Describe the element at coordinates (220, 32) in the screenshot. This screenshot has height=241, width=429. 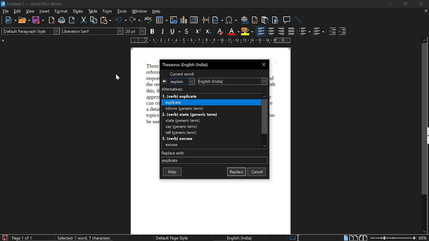
I see `eraser` at that location.